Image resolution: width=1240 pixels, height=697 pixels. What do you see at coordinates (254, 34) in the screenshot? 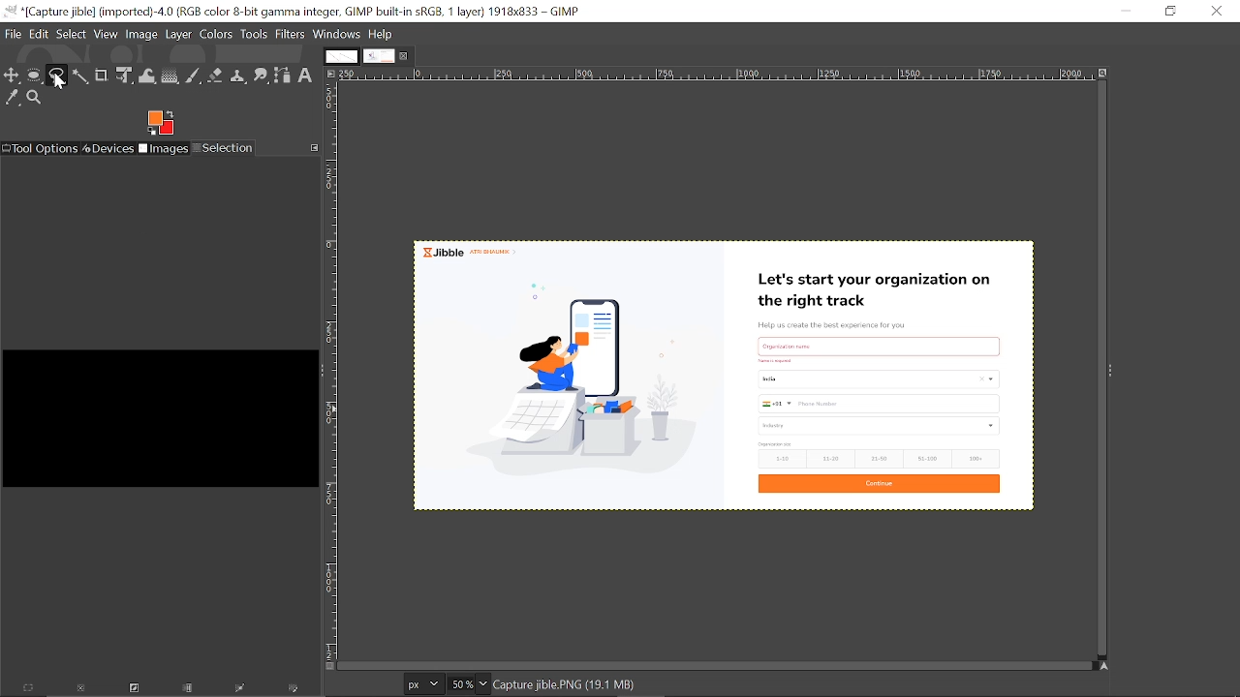
I see `` at bounding box center [254, 34].